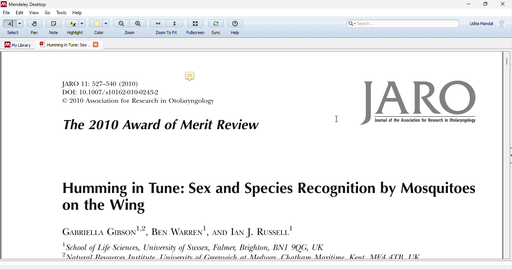 The image size is (512, 270). I want to click on zoom, so click(129, 27).